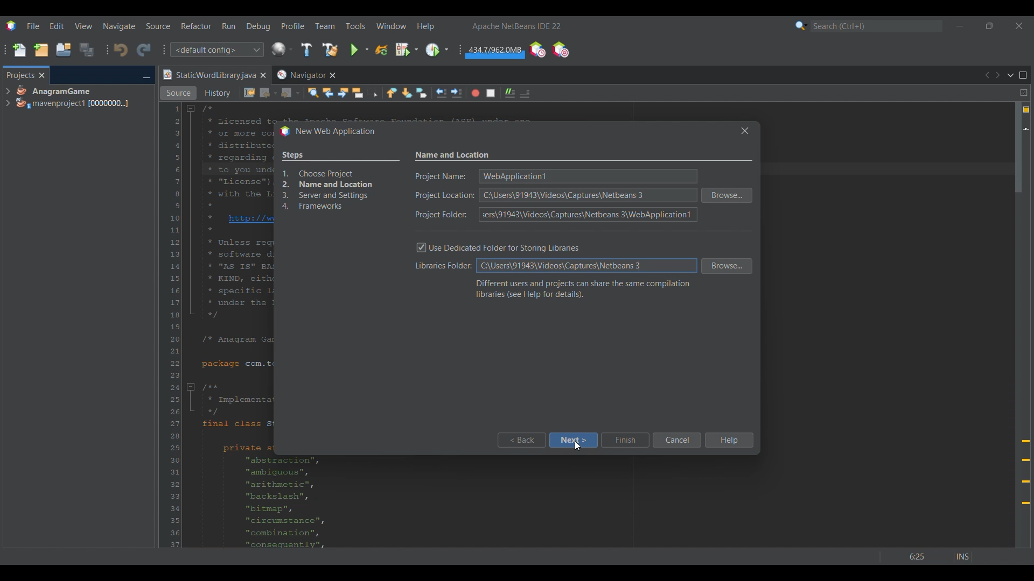 The width and height of the screenshot is (1034, 581). I want to click on Last edit, so click(249, 93).